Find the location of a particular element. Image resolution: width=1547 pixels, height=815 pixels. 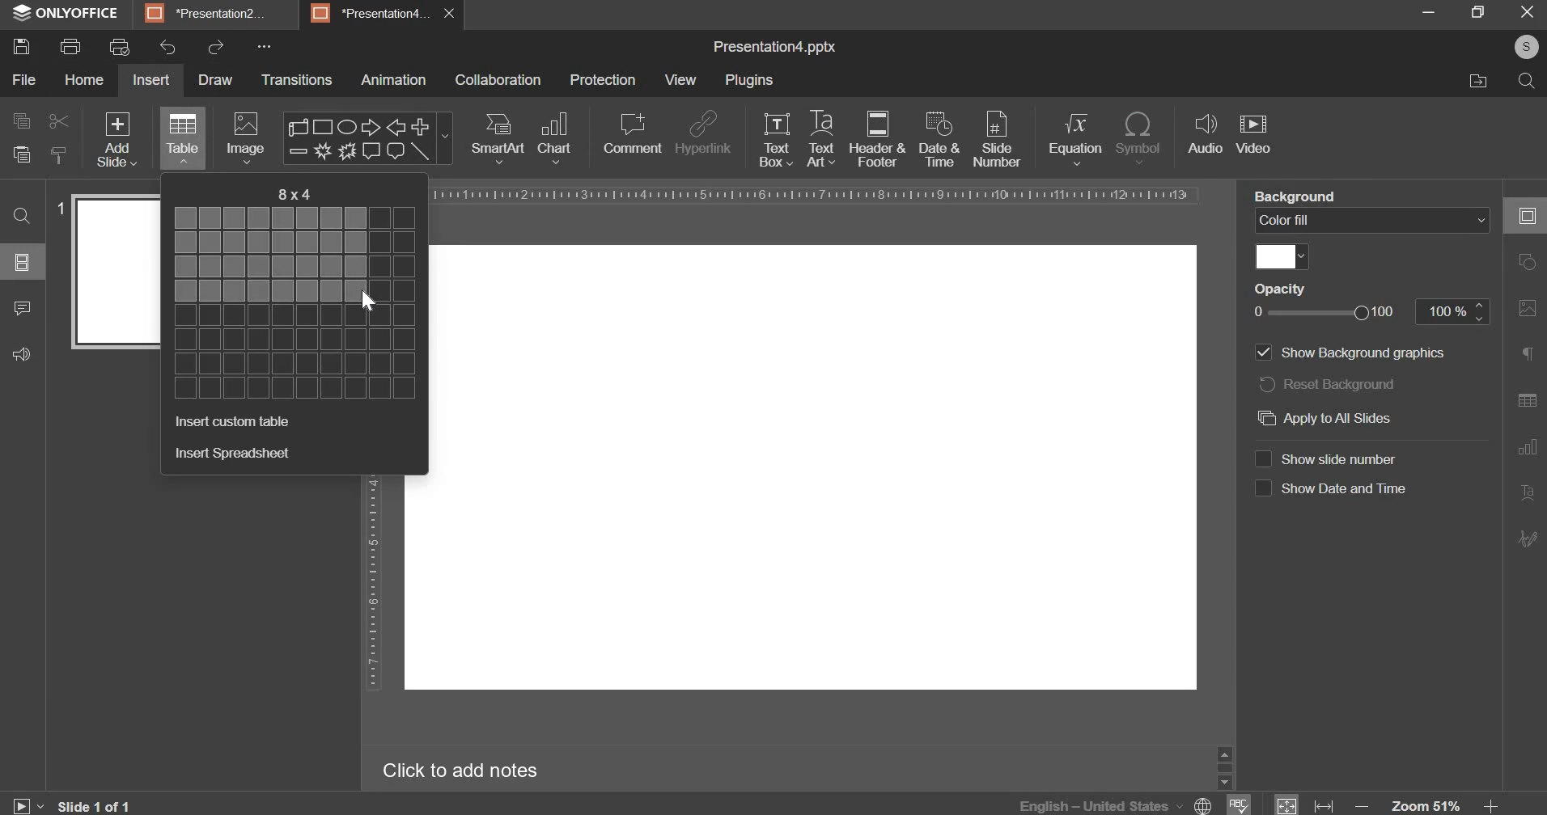

table is located at coordinates (300, 303).